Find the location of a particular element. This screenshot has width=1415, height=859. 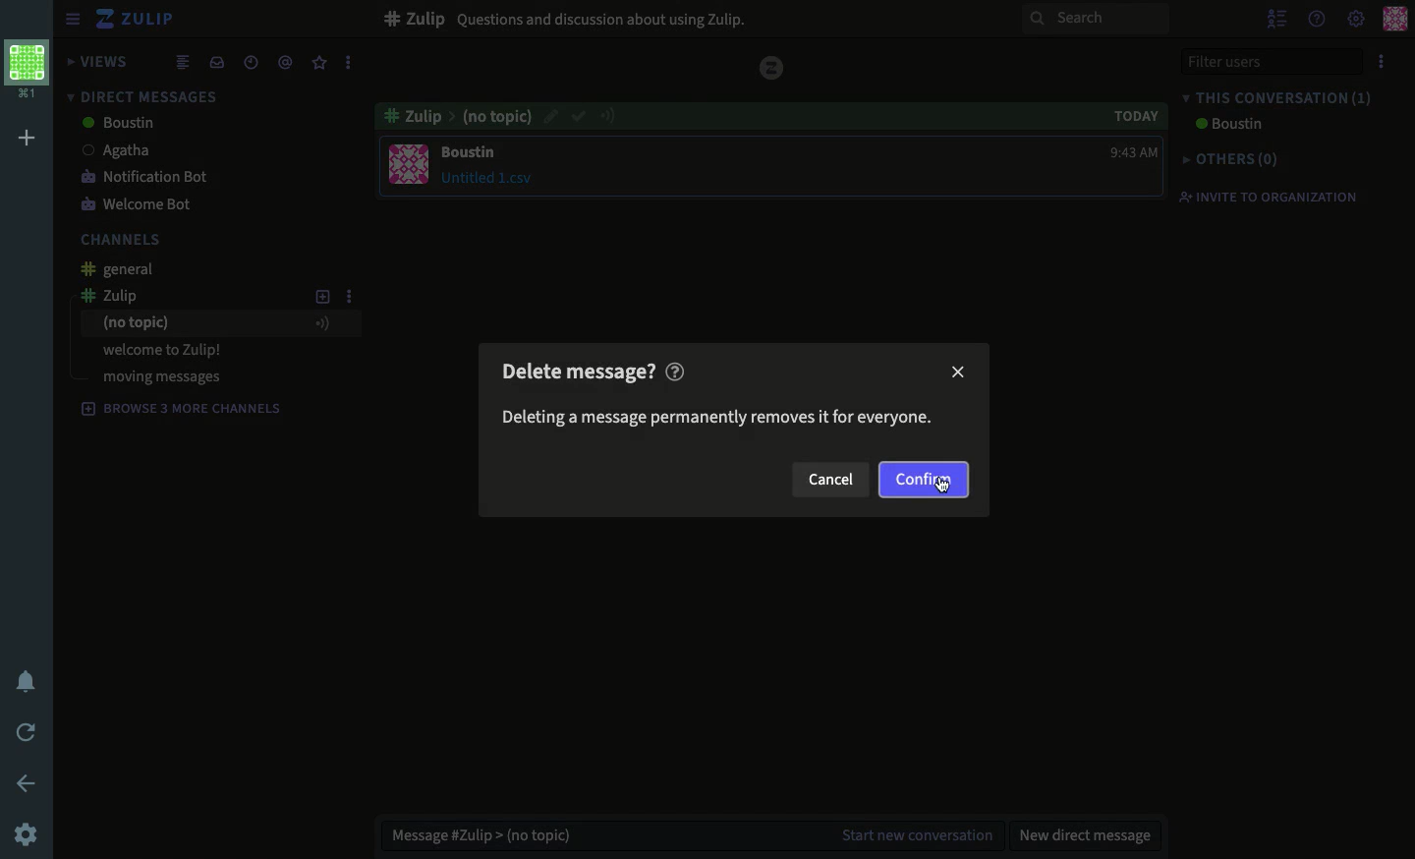

welcome to zulip is located at coordinates (166, 349).